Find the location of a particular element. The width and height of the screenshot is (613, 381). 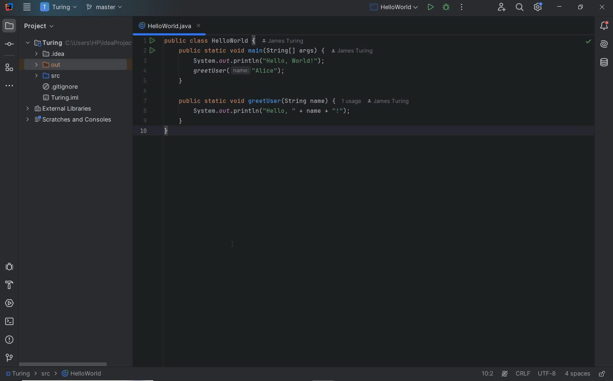

4 spaces(INDENT) is located at coordinates (578, 373).